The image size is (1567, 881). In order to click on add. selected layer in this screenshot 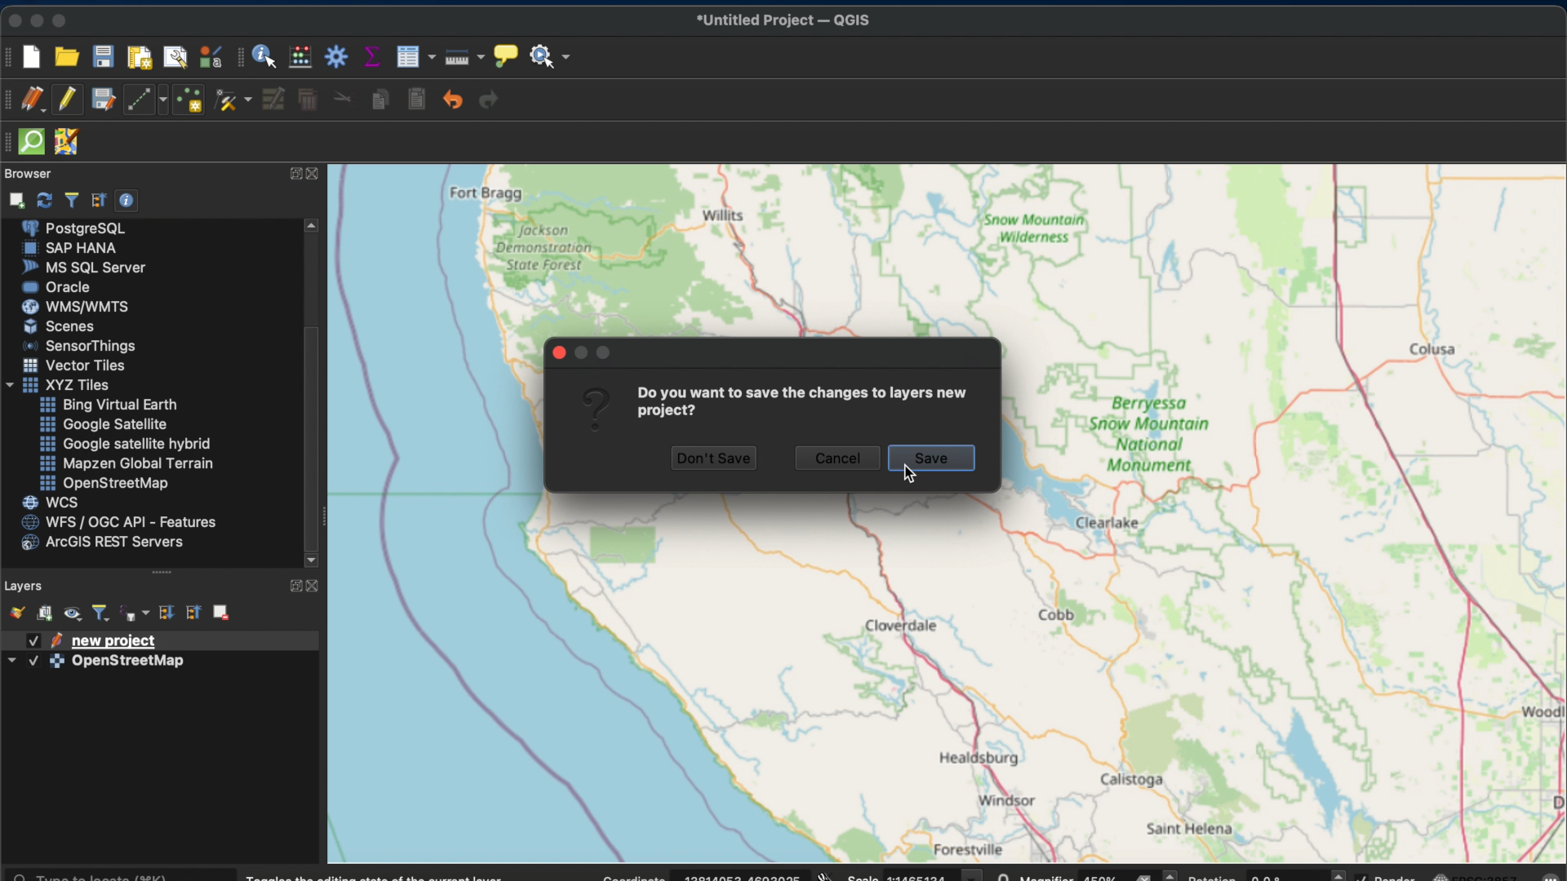, I will do `click(14, 198)`.